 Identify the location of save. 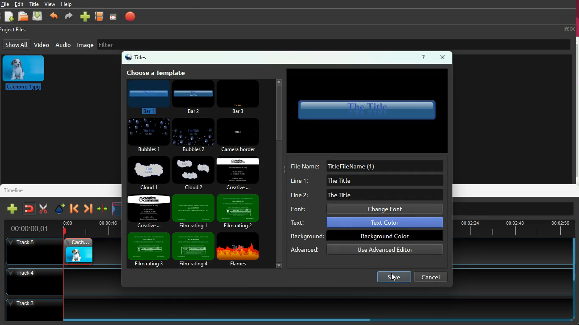
(393, 278).